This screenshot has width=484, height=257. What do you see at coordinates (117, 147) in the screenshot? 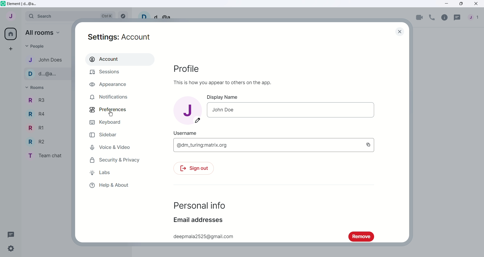
I see `Voice and Video` at bounding box center [117, 147].